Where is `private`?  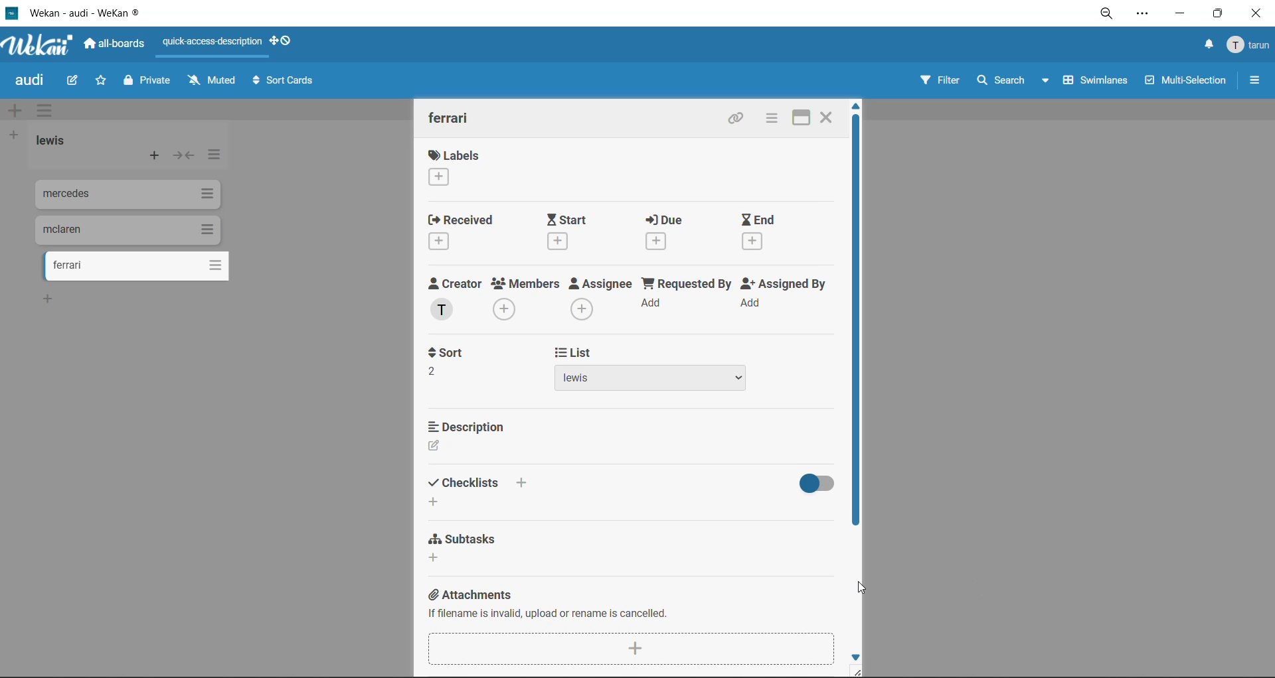
private is located at coordinates (149, 84).